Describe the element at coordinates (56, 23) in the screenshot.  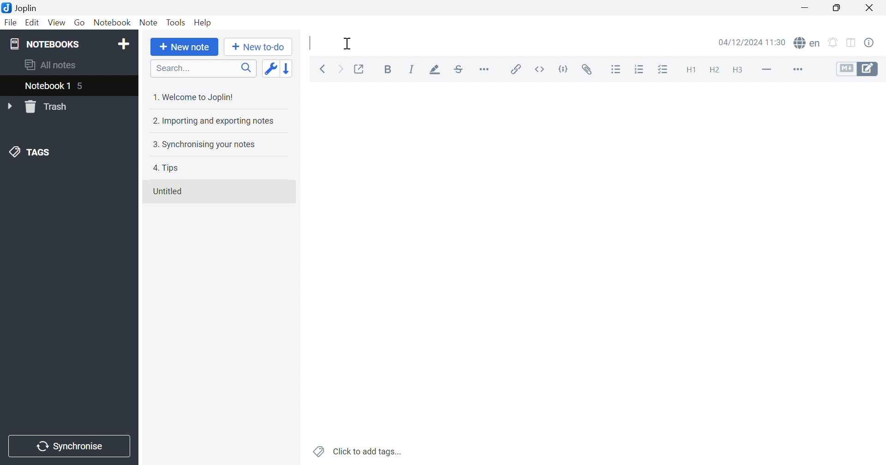
I see `View` at that location.